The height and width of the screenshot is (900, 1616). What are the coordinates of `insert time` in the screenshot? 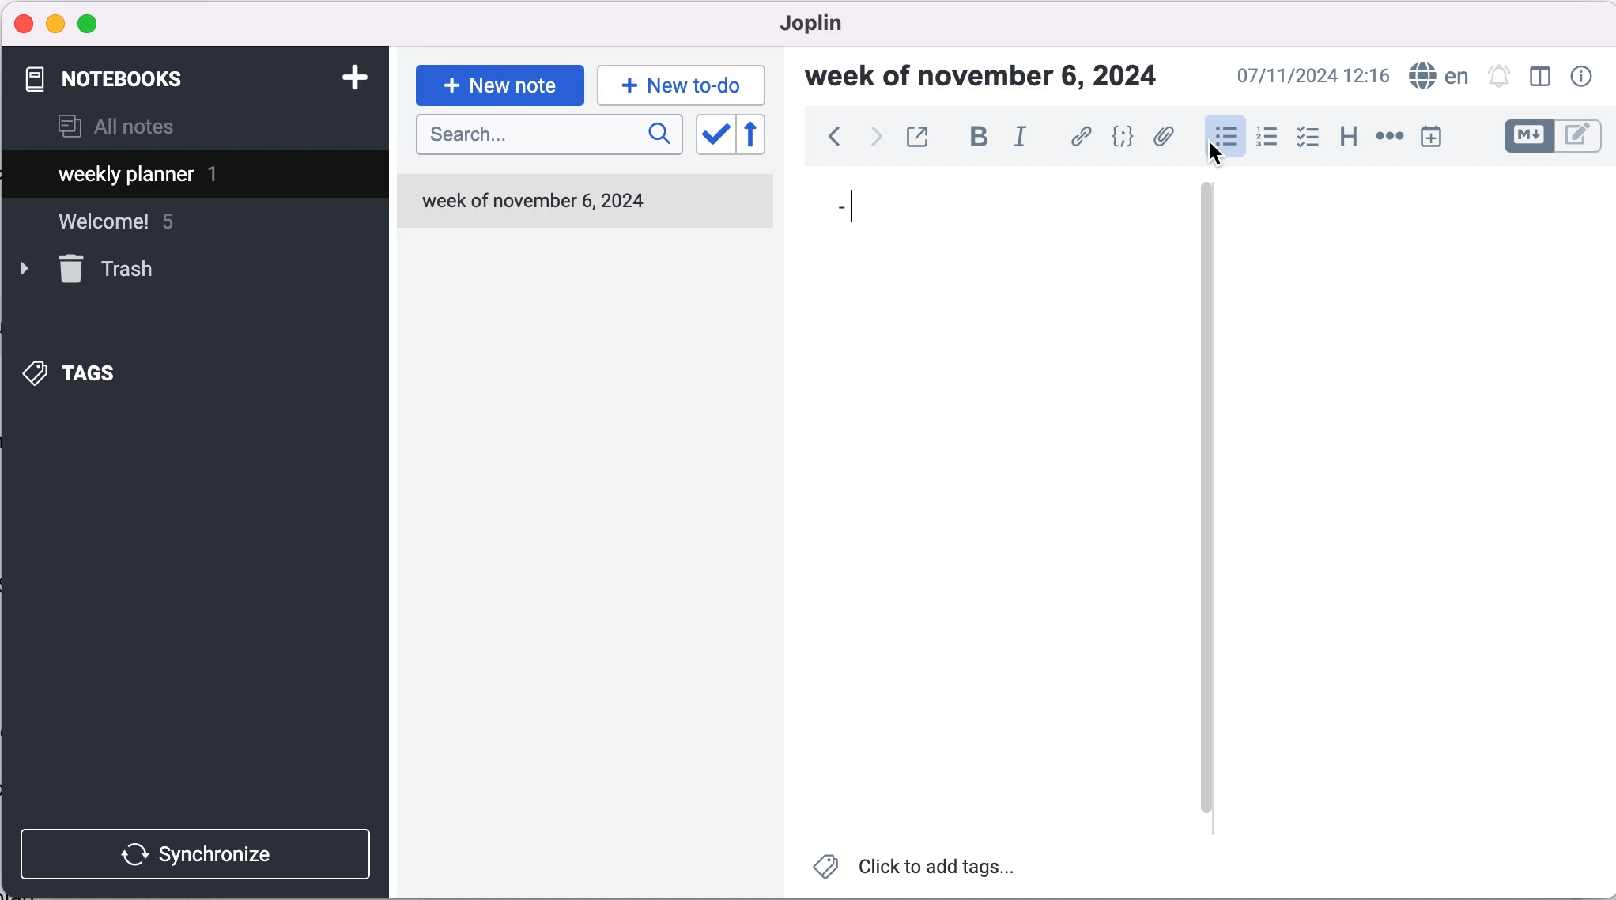 It's located at (1434, 137).